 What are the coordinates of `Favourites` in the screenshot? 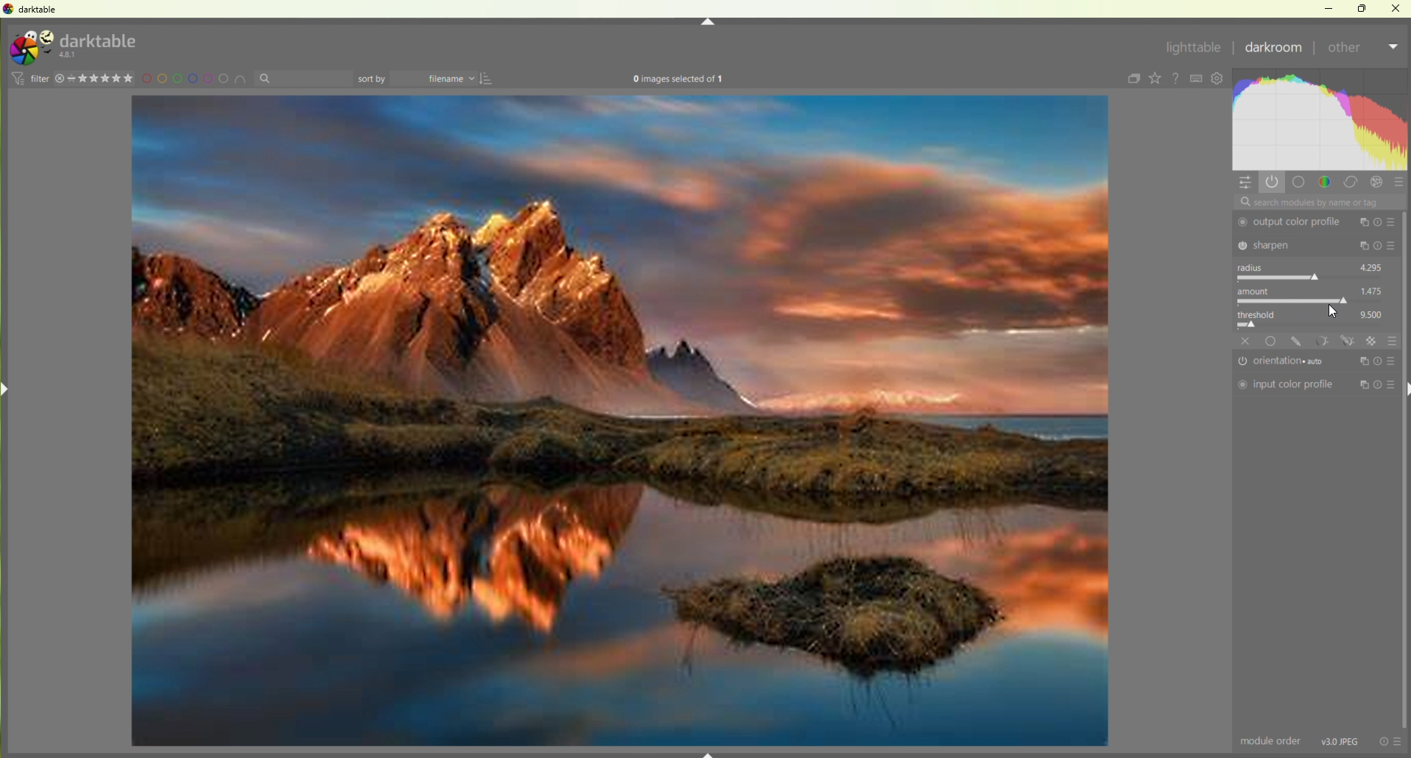 It's located at (1155, 78).